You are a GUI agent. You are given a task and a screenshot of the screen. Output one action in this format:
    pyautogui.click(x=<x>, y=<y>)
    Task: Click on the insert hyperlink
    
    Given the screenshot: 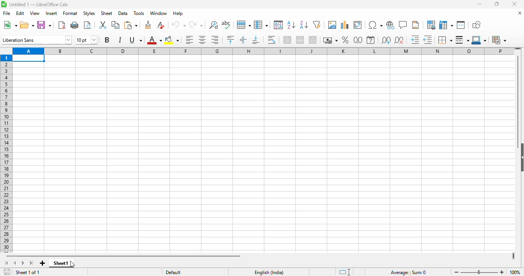 What is the action you would take?
    pyautogui.click(x=391, y=25)
    